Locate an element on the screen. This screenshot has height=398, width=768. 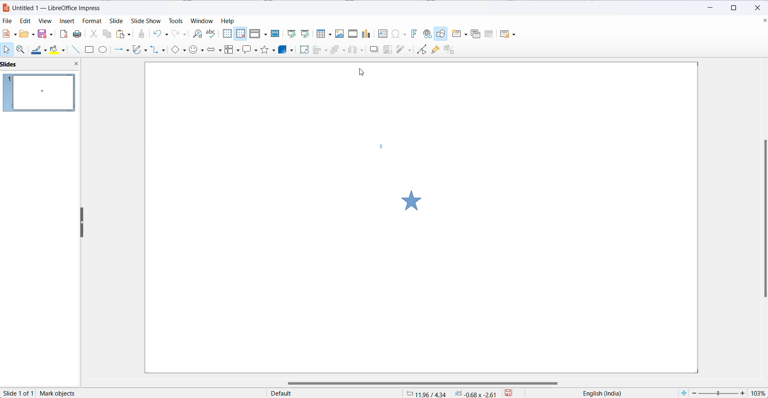
close document is located at coordinates (763, 21).